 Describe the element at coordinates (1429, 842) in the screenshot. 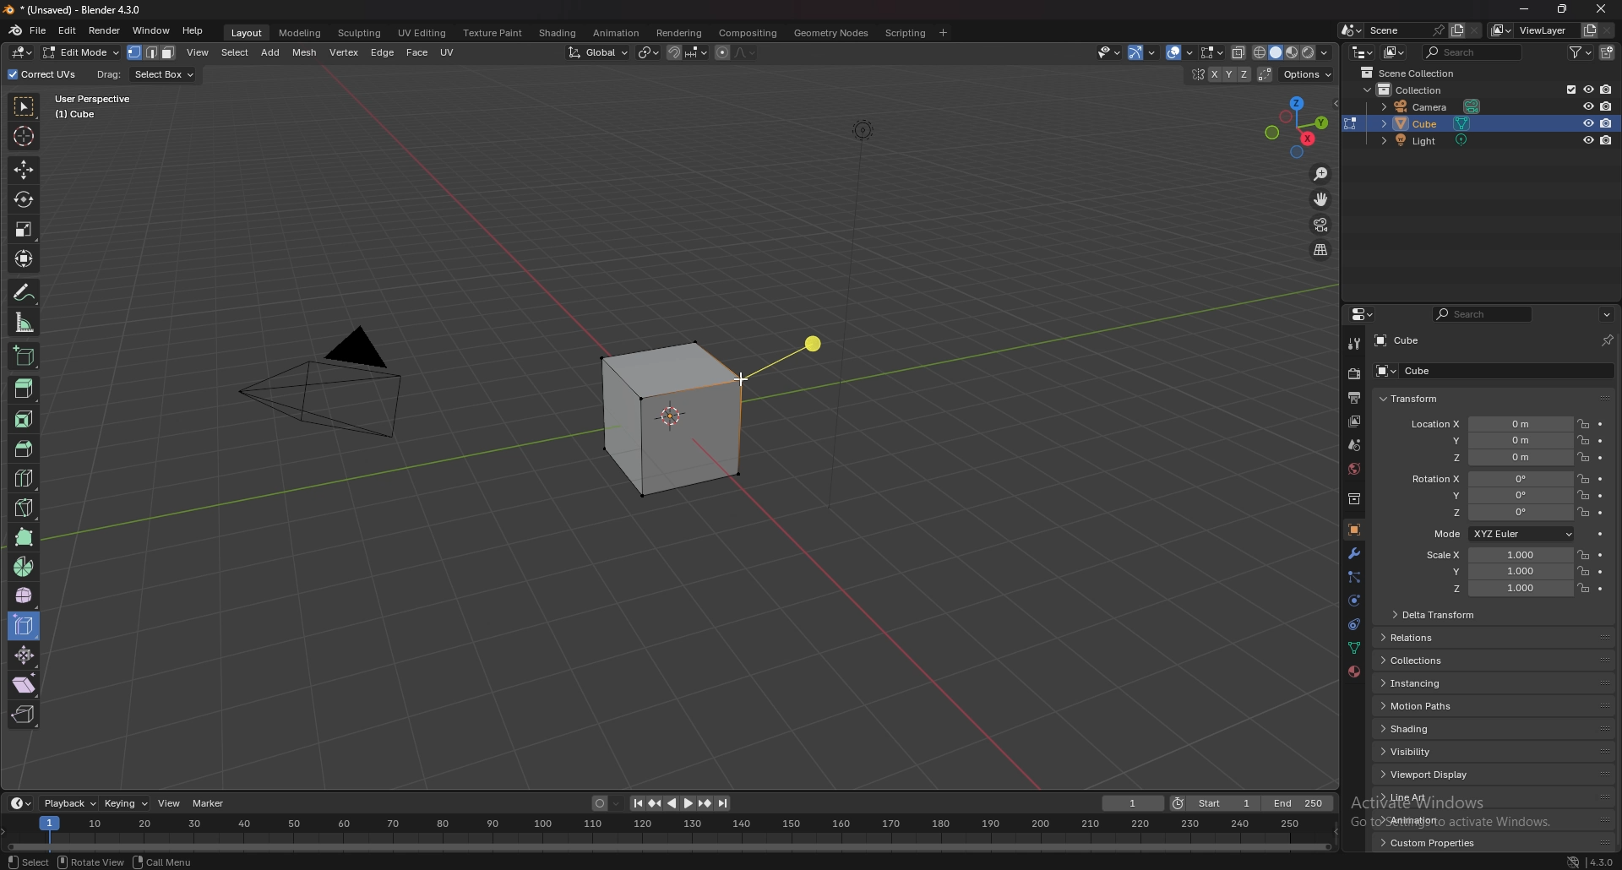

I see `custom properties` at that location.